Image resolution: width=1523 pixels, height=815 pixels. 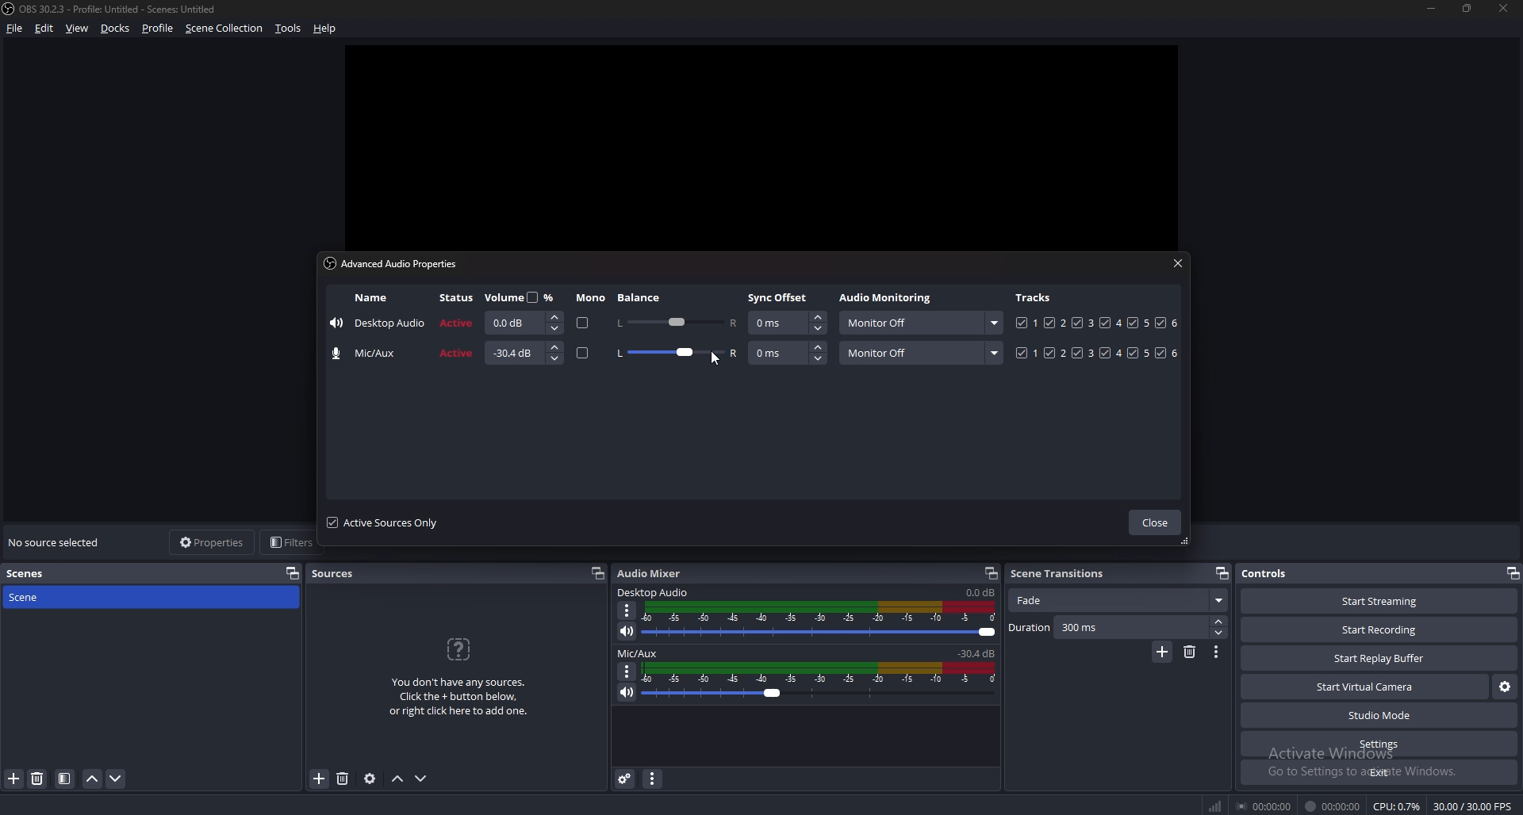 I want to click on mute, so click(x=628, y=630).